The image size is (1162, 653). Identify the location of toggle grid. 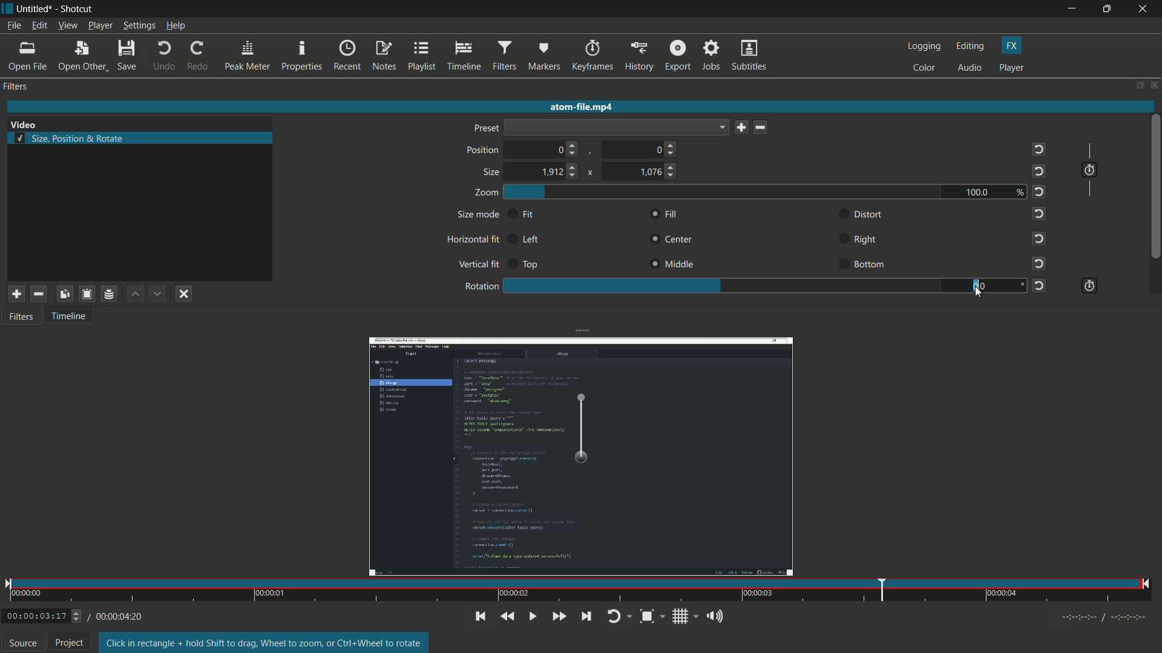
(681, 617).